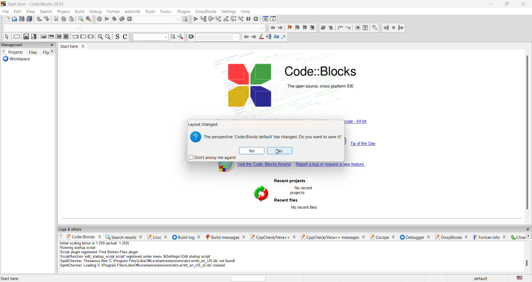  What do you see at coordinates (46, 19) in the screenshot?
I see `redo` at bounding box center [46, 19].